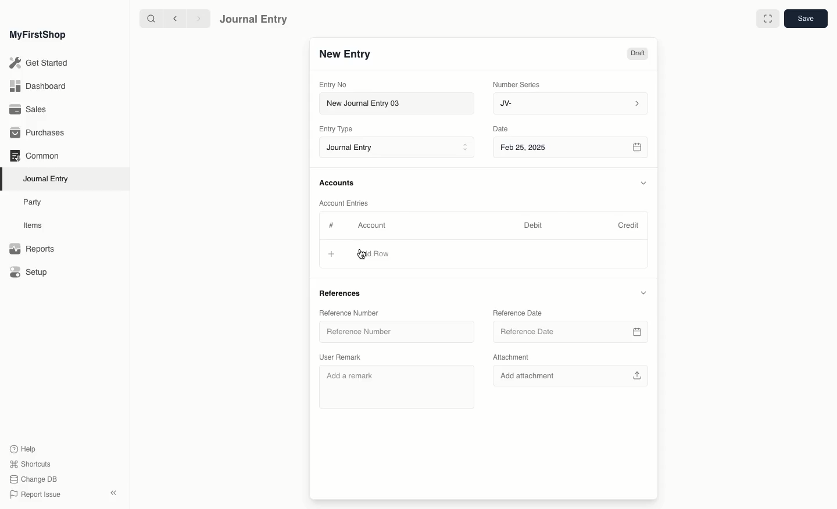 The height and width of the screenshot is (509, 837). I want to click on Hide, so click(642, 292).